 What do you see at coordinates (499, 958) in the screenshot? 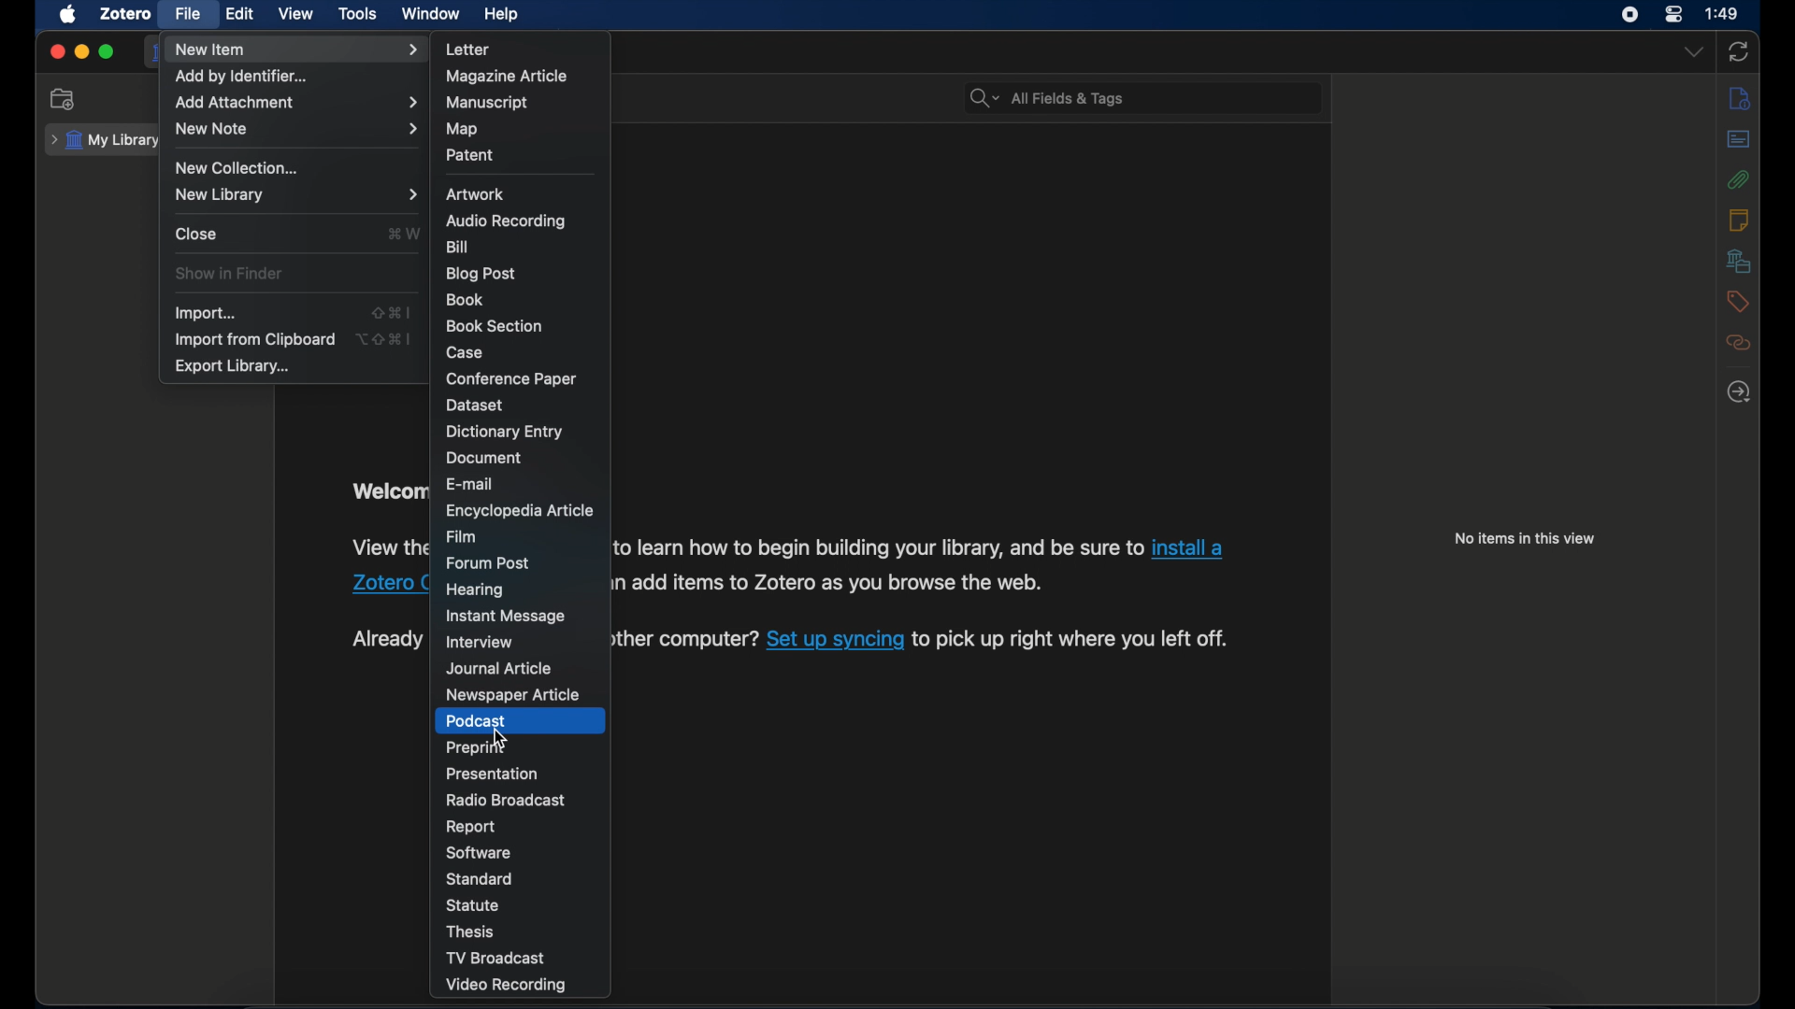
I see `tv broadcast` at bounding box center [499, 958].